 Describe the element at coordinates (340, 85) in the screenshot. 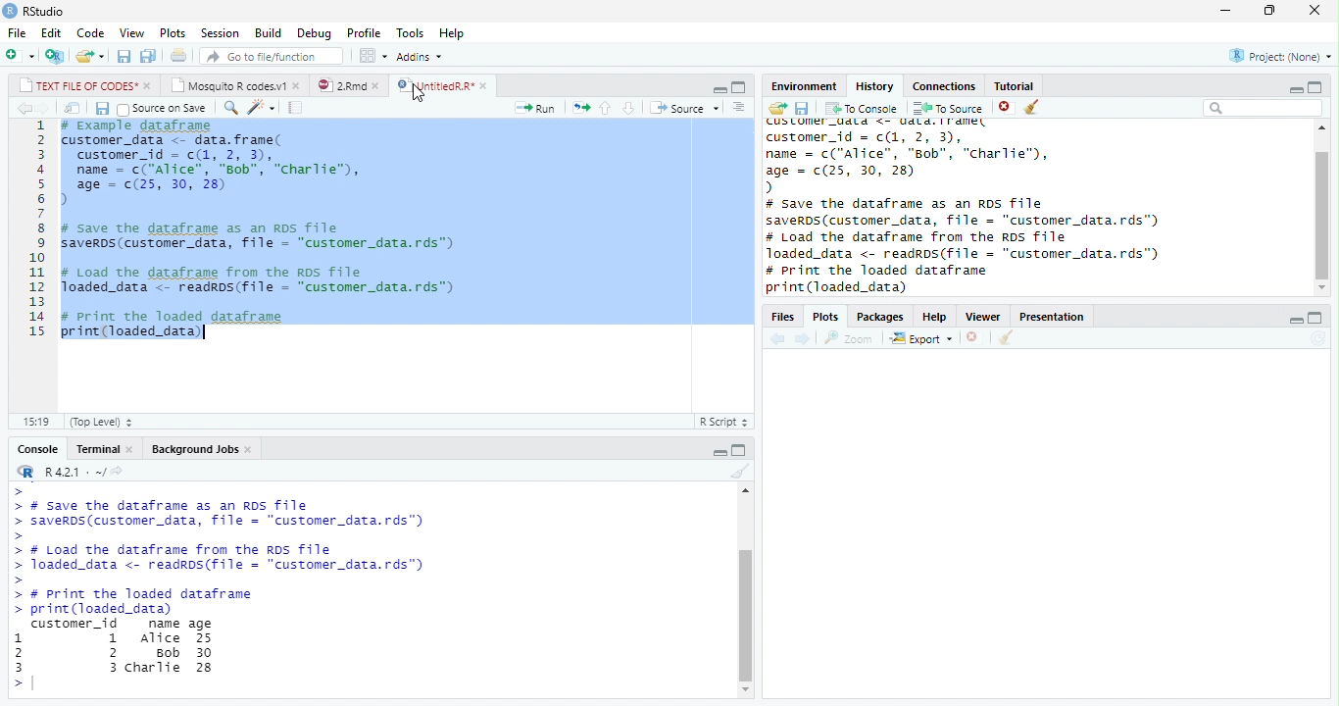

I see `2.Rmd` at that location.